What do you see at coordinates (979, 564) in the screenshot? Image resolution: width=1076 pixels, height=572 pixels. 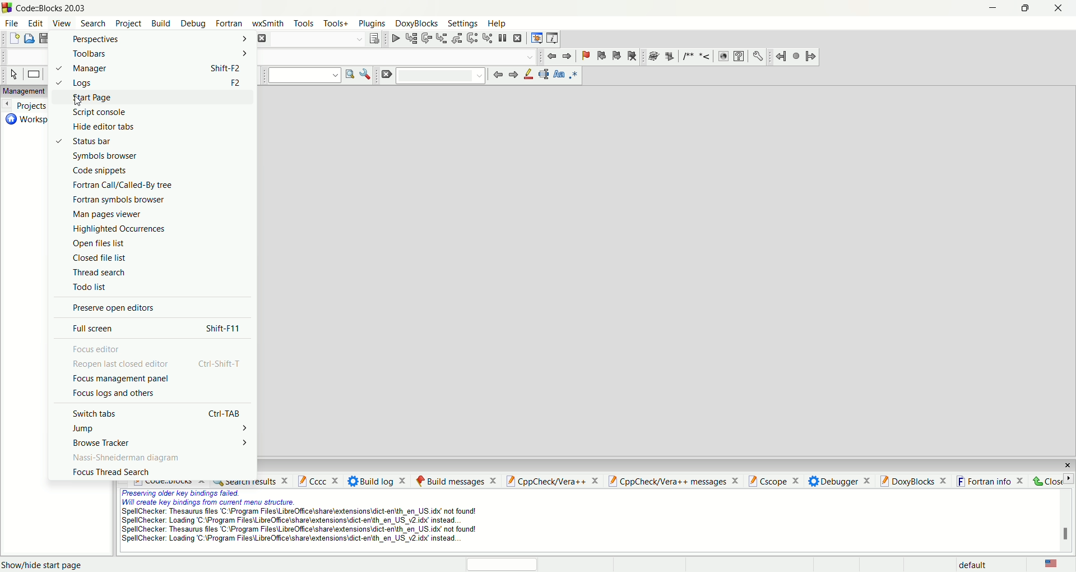 I see `default` at bounding box center [979, 564].